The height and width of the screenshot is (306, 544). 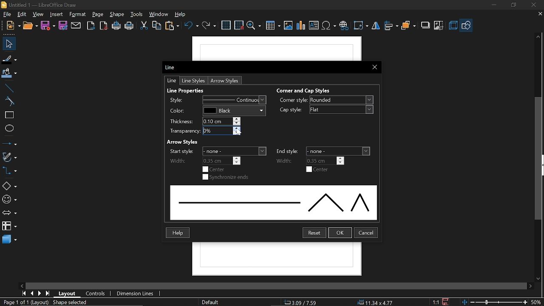 I want to click on go to last page, so click(x=48, y=294).